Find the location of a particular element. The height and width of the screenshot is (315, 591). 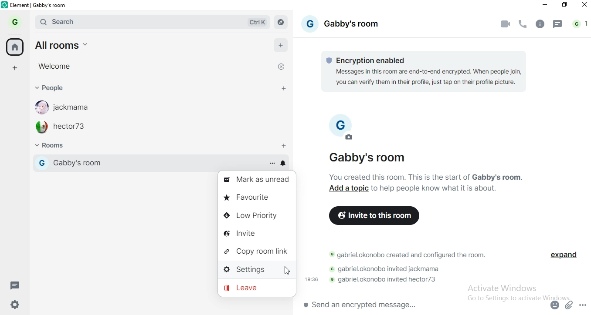

people is located at coordinates (58, 90).